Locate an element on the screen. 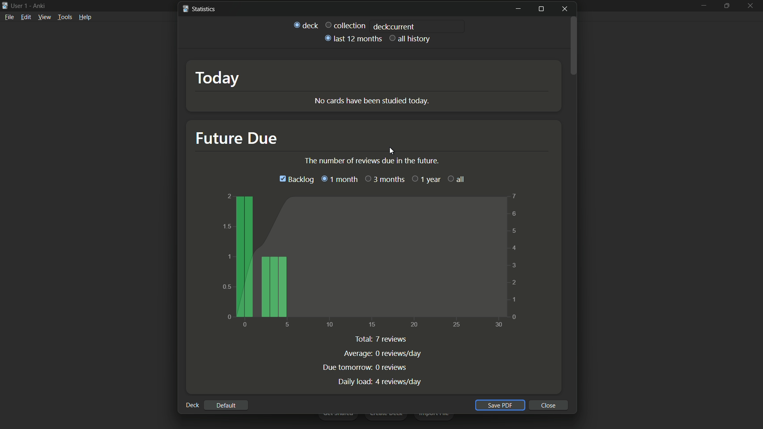 The width and height of the screenshot is (763, 429). backlog is located at coordinates (296, 179).